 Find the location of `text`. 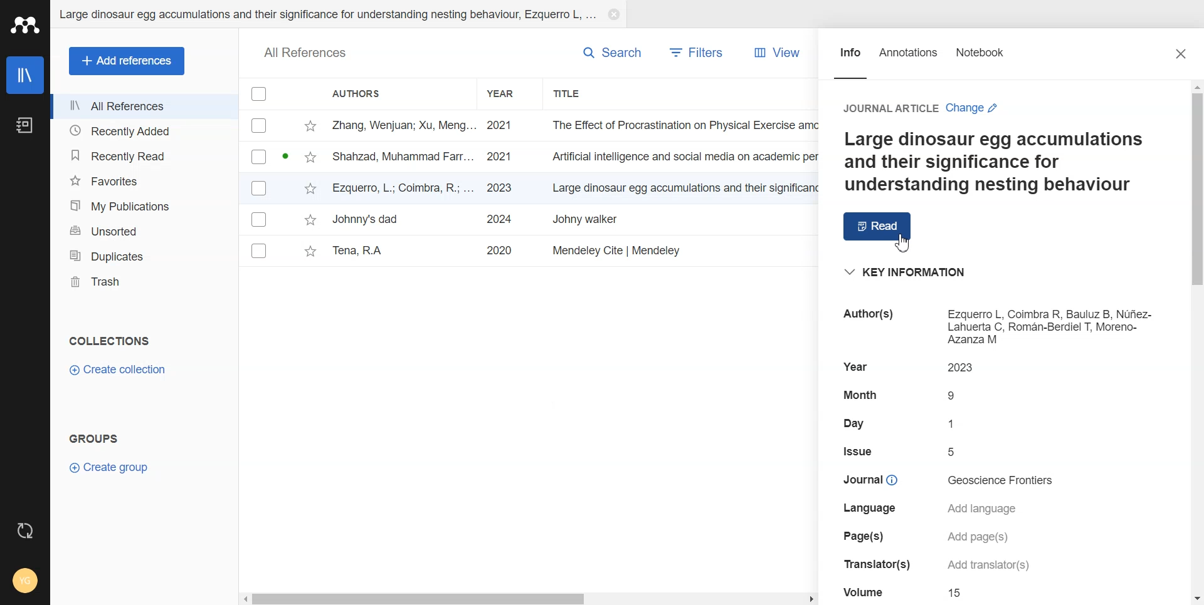

text is located at coordinates (869, 509).